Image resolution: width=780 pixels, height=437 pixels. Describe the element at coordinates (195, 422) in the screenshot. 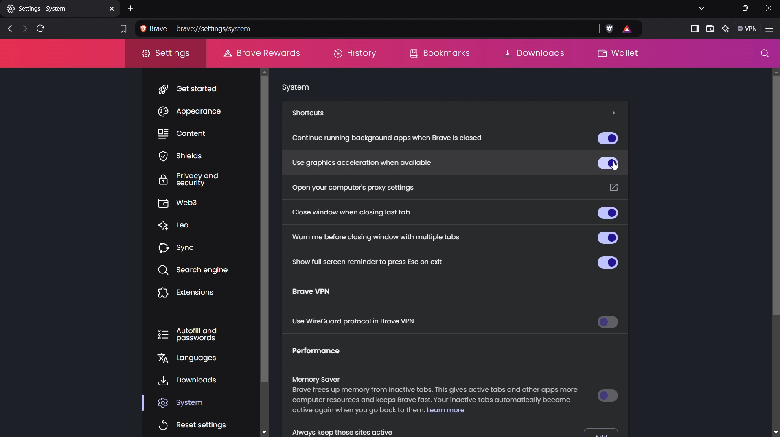

I see `Reset settings` at that location.